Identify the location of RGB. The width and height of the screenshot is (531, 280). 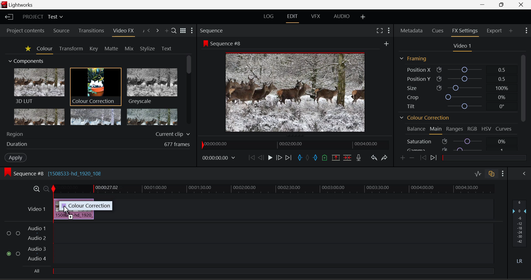
(472, 129).